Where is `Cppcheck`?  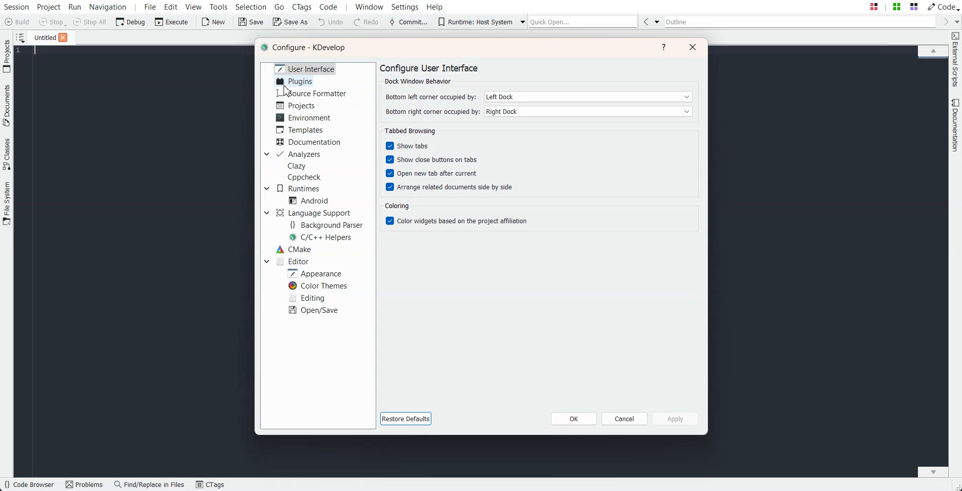 Cppcheck is located at coordinates (306, 177).